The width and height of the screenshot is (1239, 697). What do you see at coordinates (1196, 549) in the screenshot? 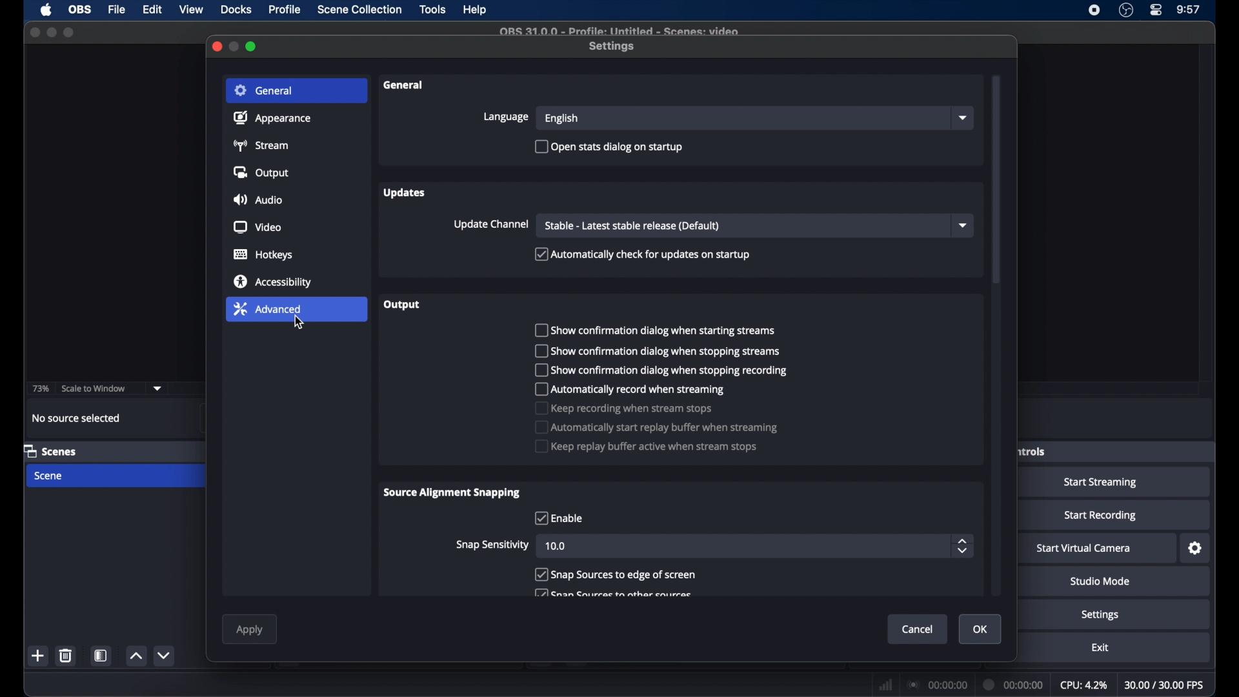
I see `settings` at bounding box center [1196, 549].